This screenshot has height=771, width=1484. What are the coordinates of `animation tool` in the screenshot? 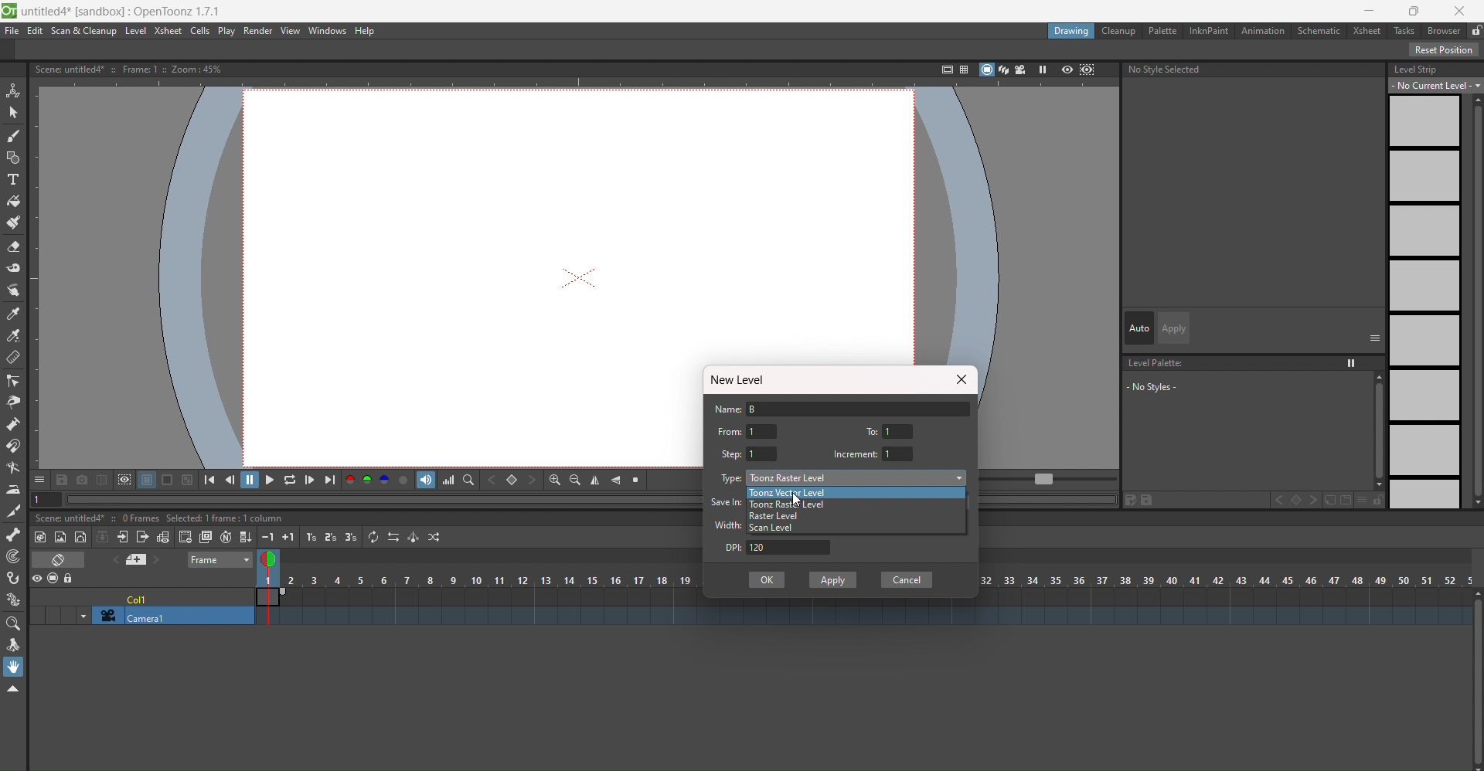 It's located at (14, 91).